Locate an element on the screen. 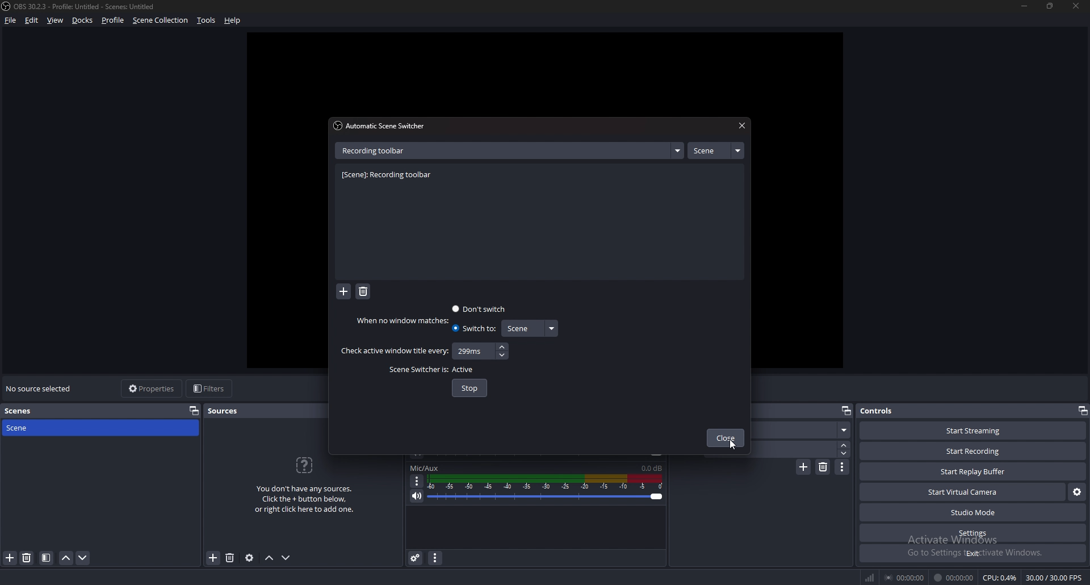 The image size is (1090, 585). expand is located at coordinates (677, 151).